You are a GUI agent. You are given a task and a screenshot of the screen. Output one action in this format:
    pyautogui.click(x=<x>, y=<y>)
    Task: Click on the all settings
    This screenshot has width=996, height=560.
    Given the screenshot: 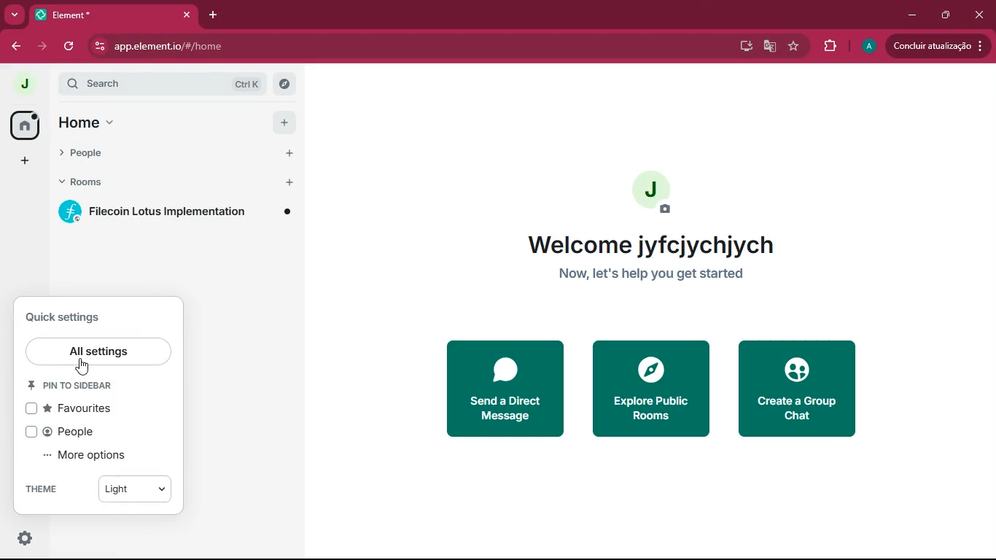 What is the action you would take?
    pyautogui.click(x=97, y=351)
    